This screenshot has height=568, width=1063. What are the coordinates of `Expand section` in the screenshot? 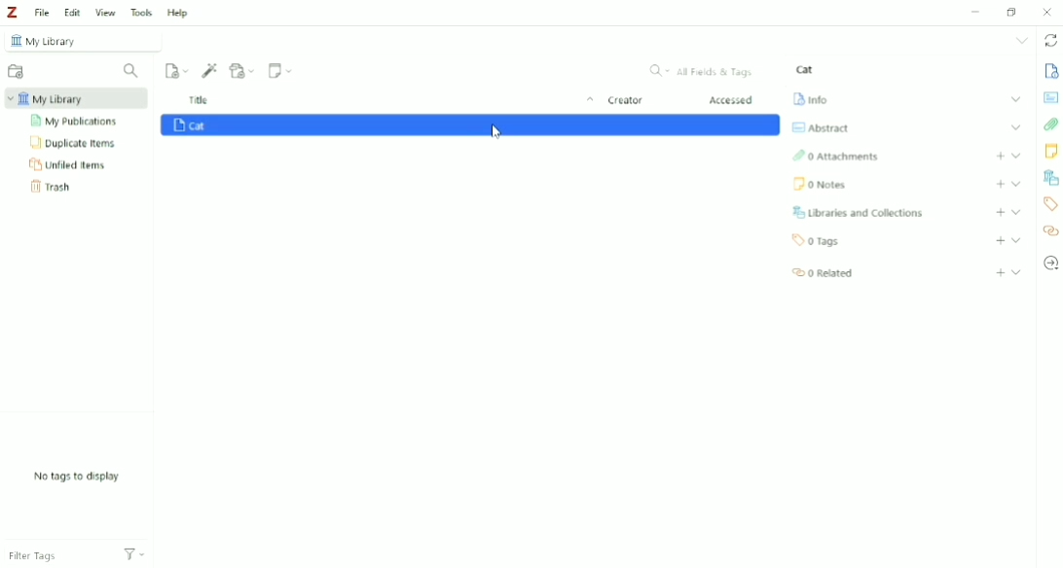 It's located at (1017, 126).